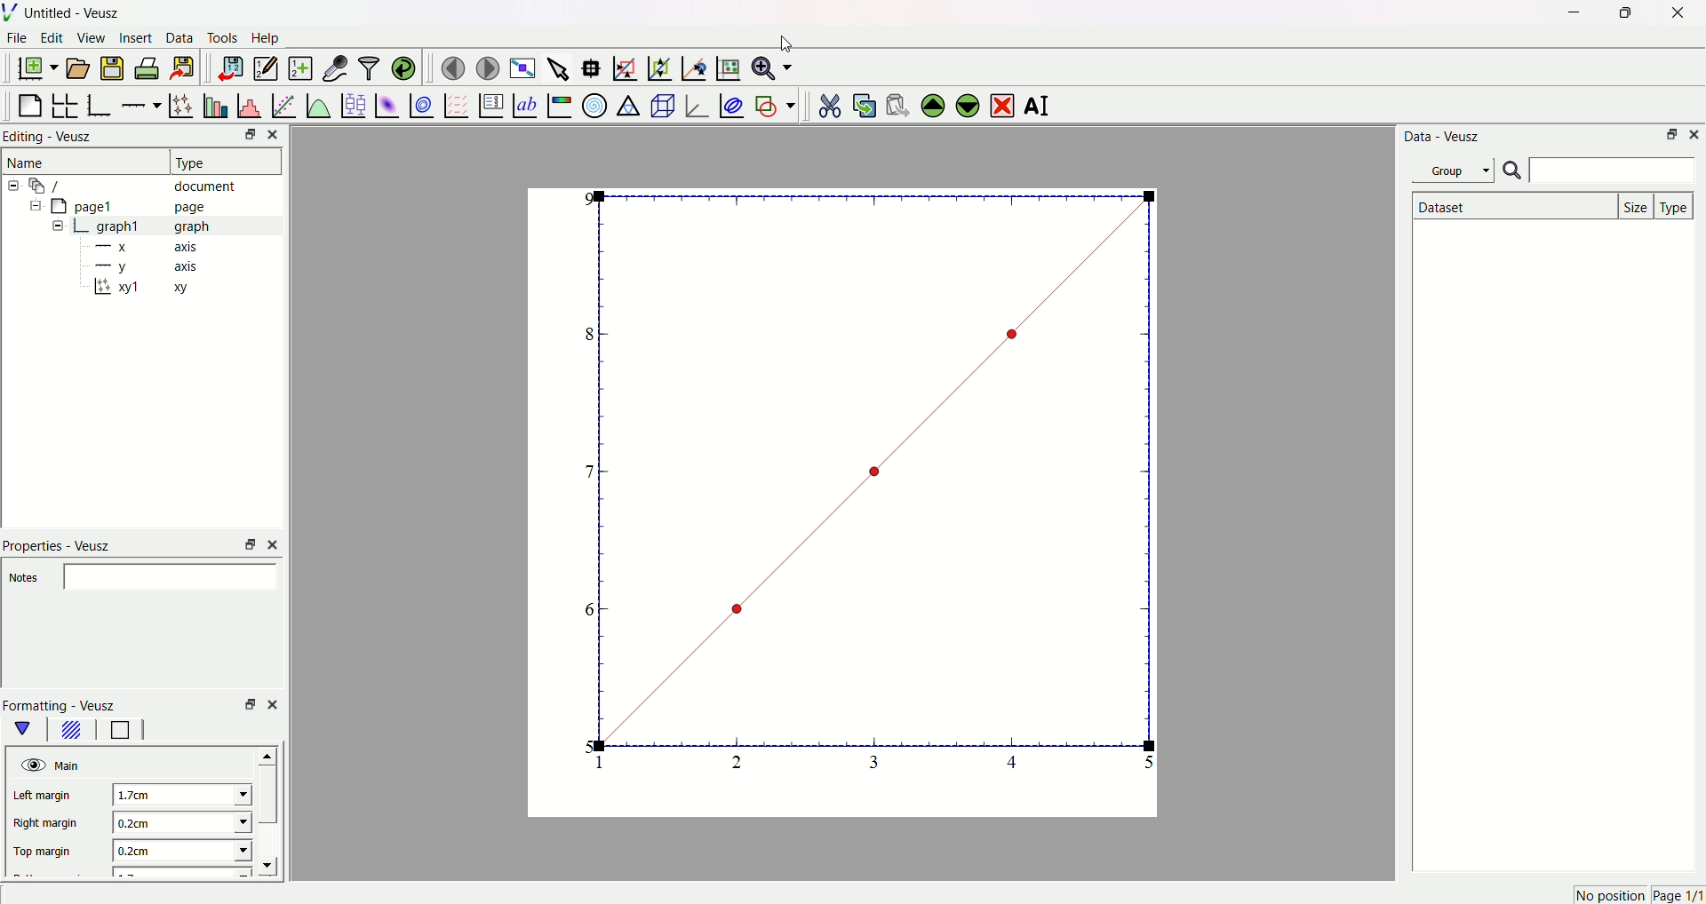  Describe the element at coordinates (218, 161) in the screenshot. I see `Type` at that location.